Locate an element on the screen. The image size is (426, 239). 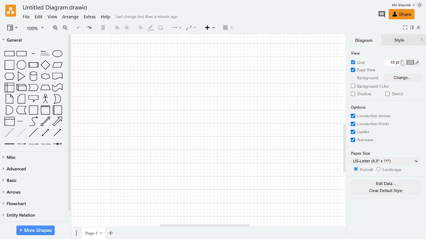
Add page is located at coordinates (110, 233).